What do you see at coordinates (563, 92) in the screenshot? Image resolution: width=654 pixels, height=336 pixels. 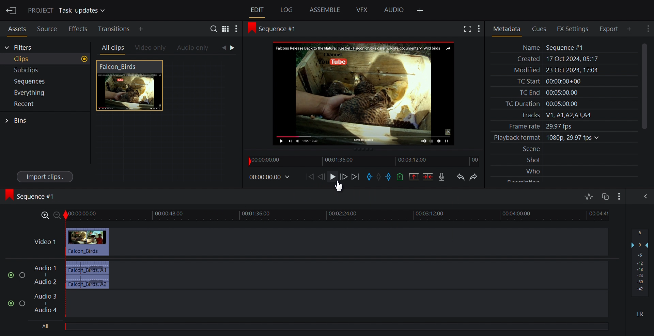 I see `TC End` at bounding box center [563, 92].